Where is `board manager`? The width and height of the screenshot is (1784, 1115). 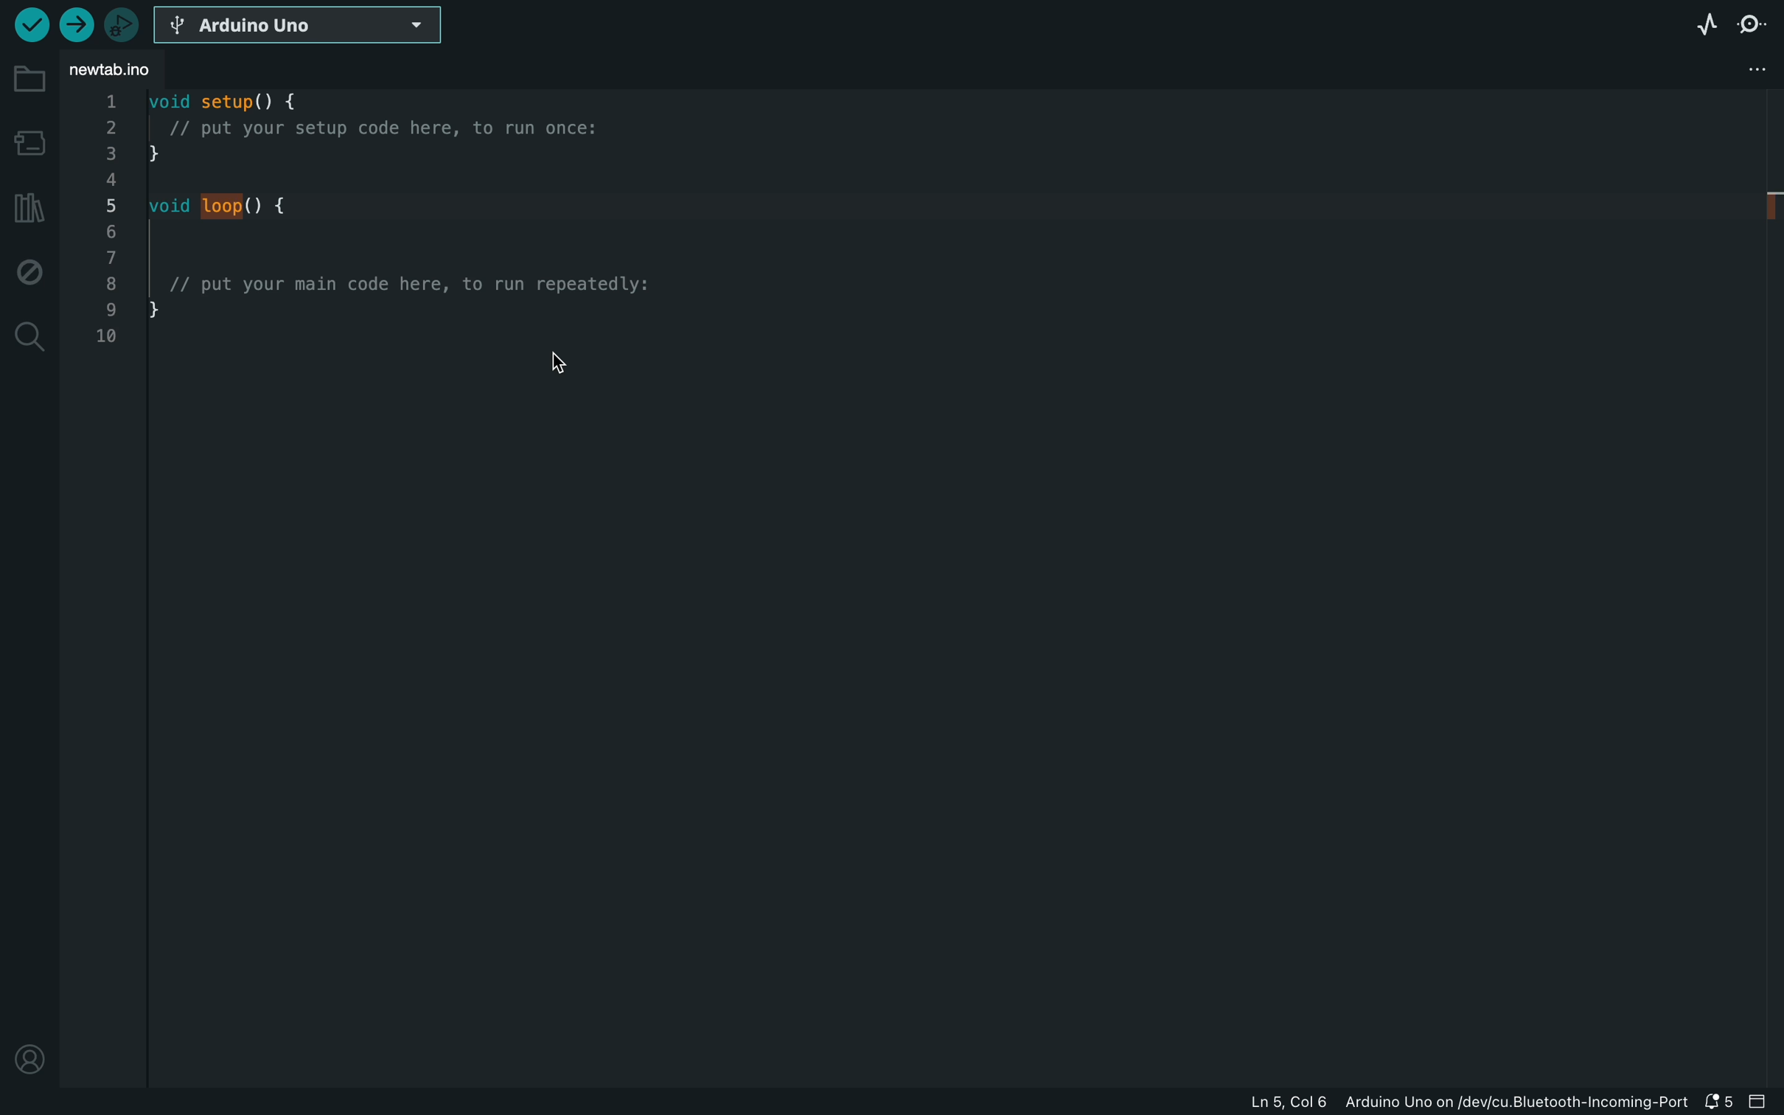 board manager is located at coordinates (28, 146).